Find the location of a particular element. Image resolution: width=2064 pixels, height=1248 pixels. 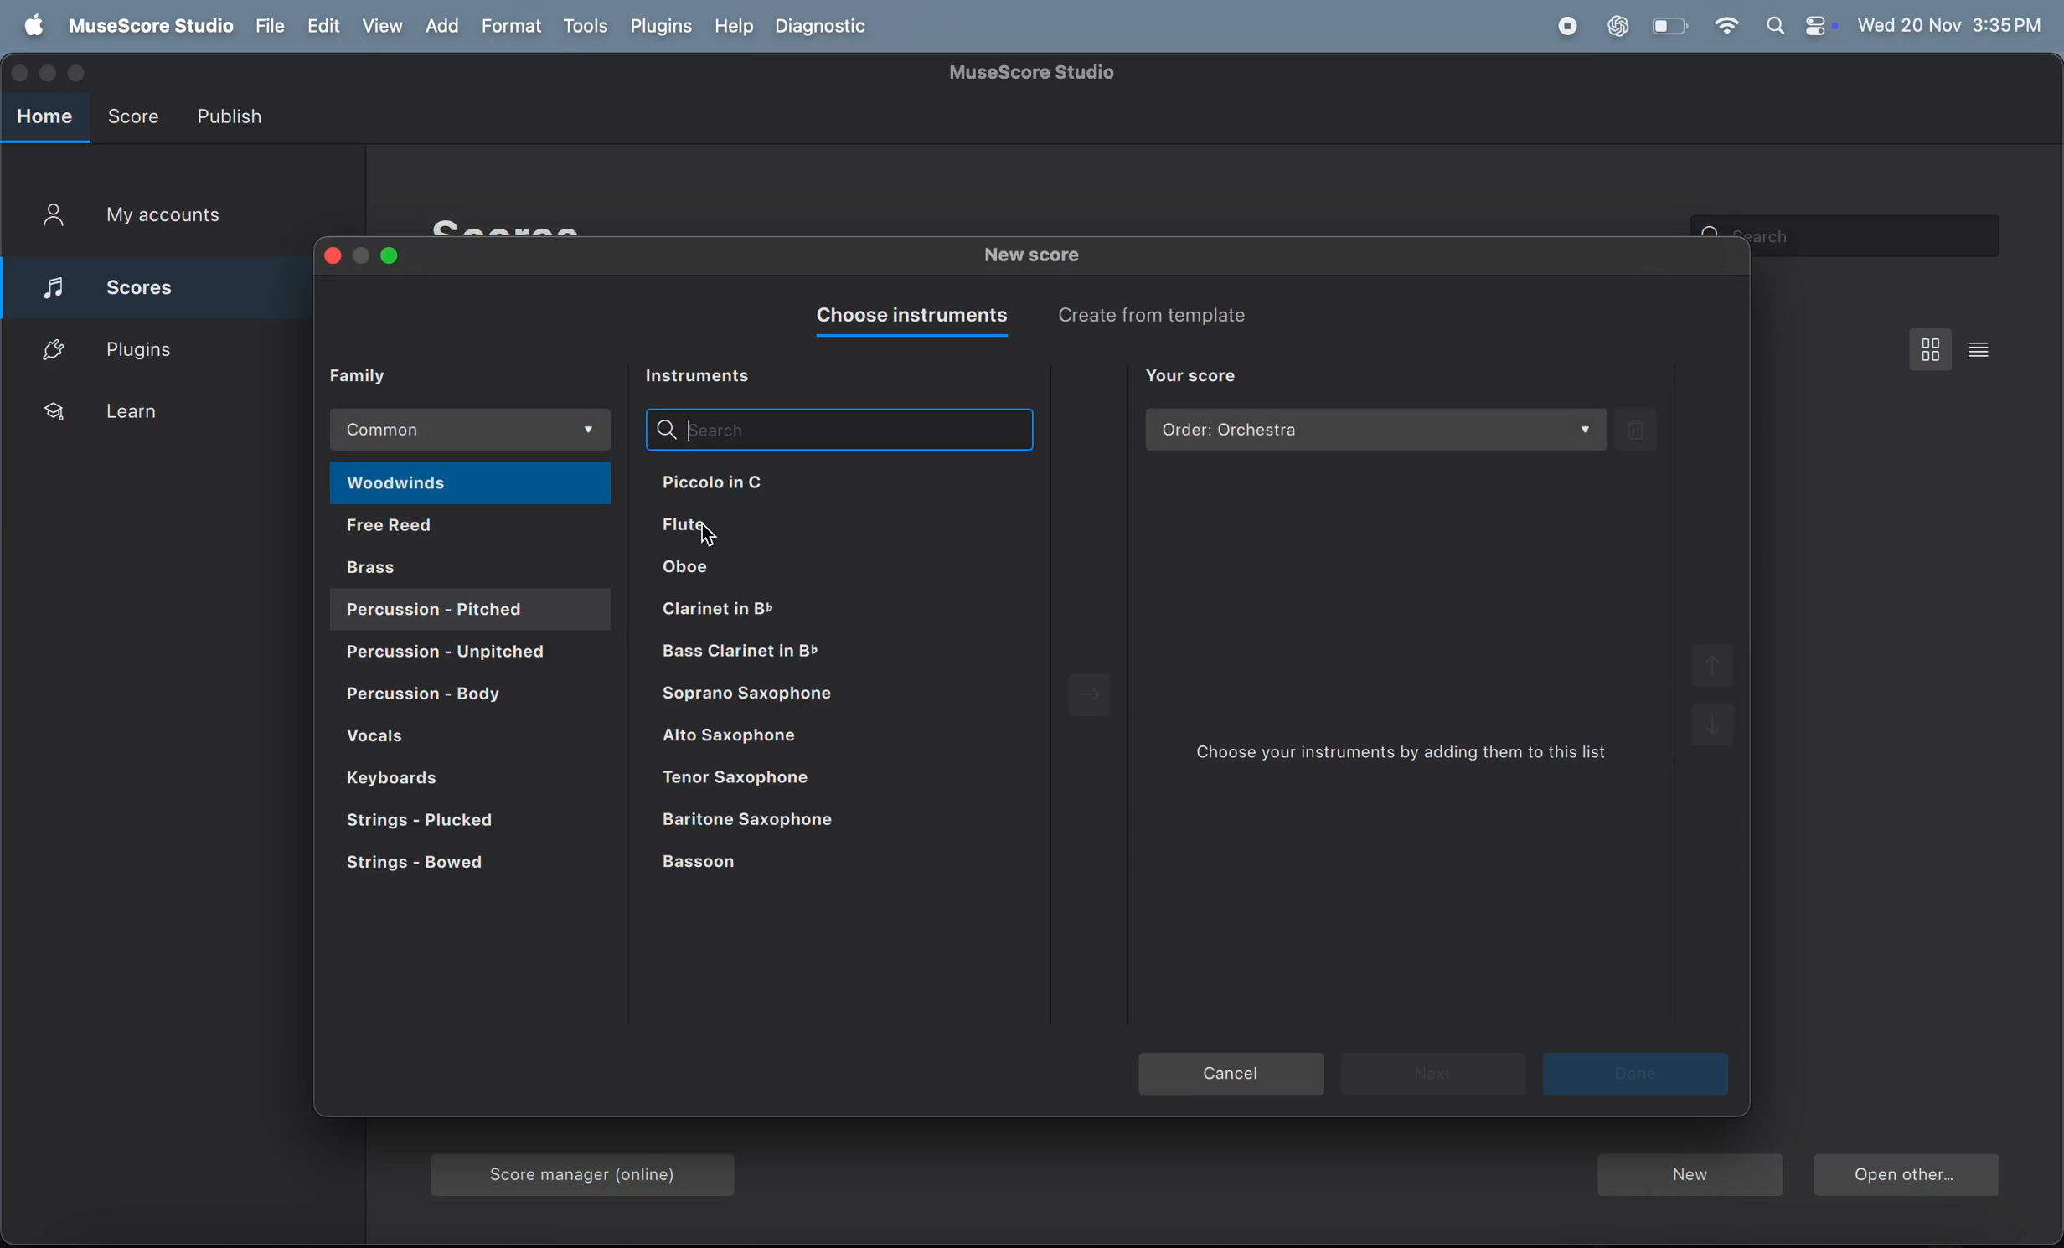

percussion body is located at coordinates (465, 697).